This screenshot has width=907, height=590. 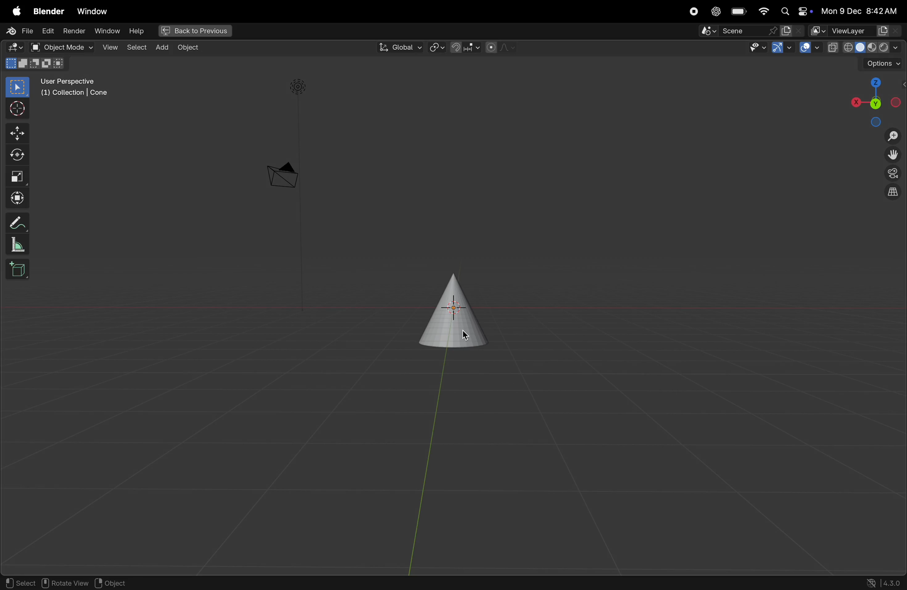 What do you see at coordinates (883, 582) in the screenshot?
I see `version` at bounding box center [883, 582].